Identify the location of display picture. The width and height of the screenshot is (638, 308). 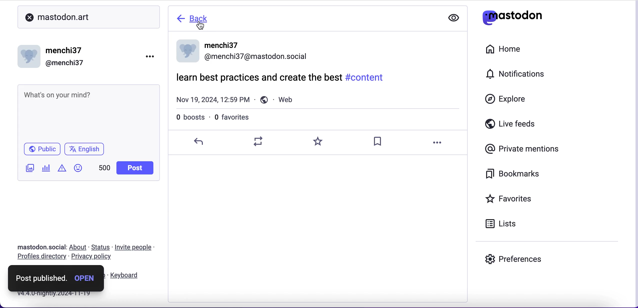
(186, 52).